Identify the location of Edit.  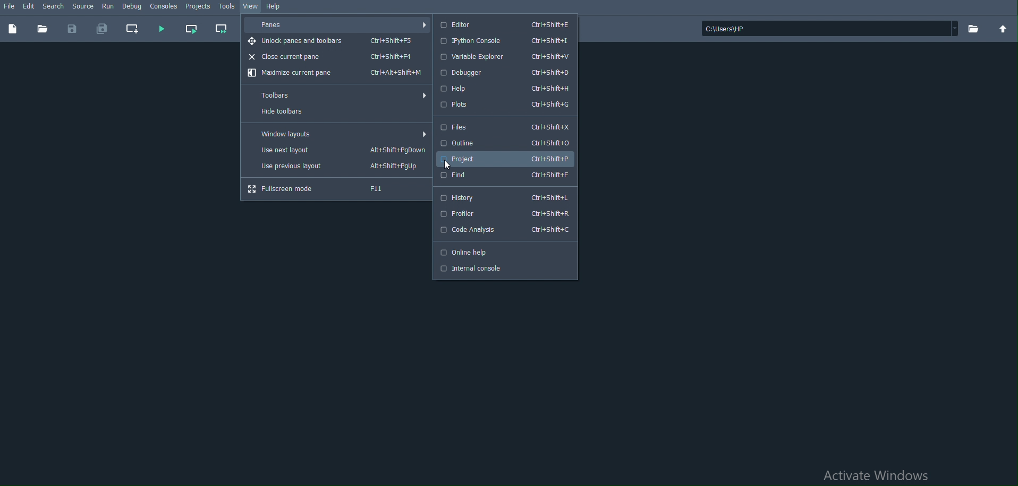
(29, 5).